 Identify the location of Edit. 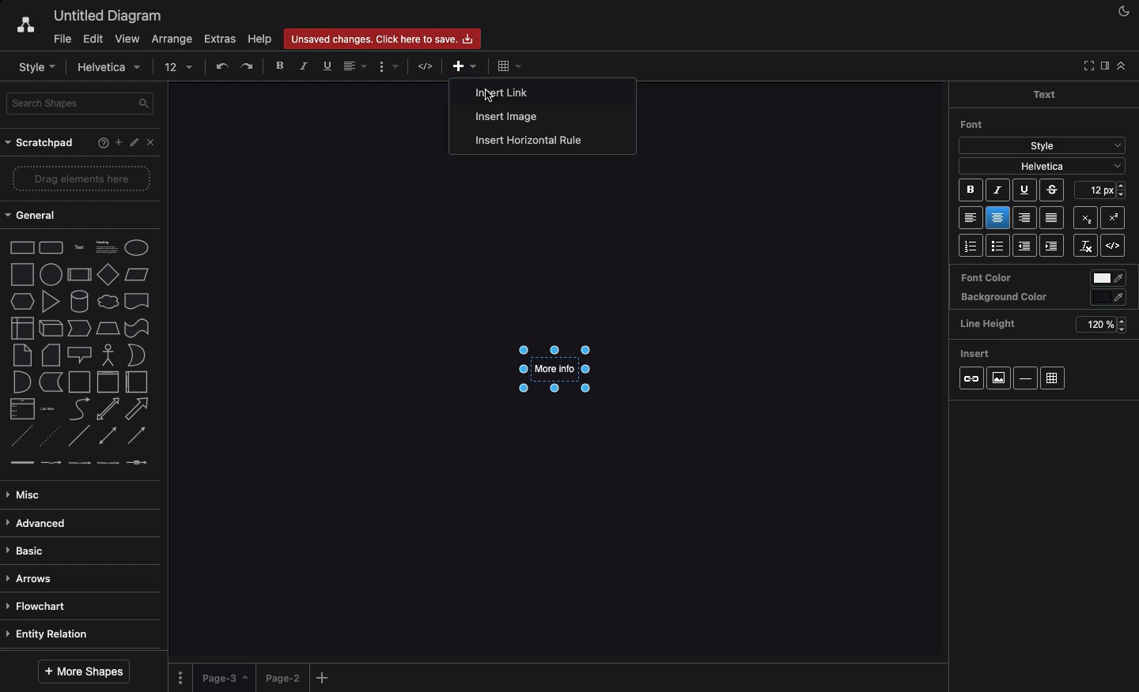
(135, 143).